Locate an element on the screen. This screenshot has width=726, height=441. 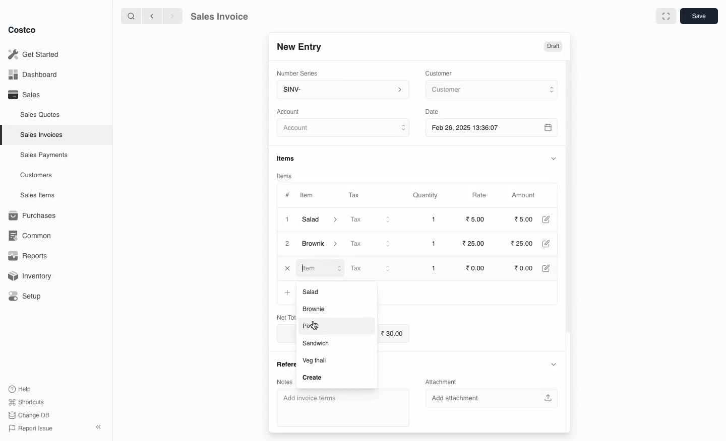
1 is located at coordinates (434, 244).